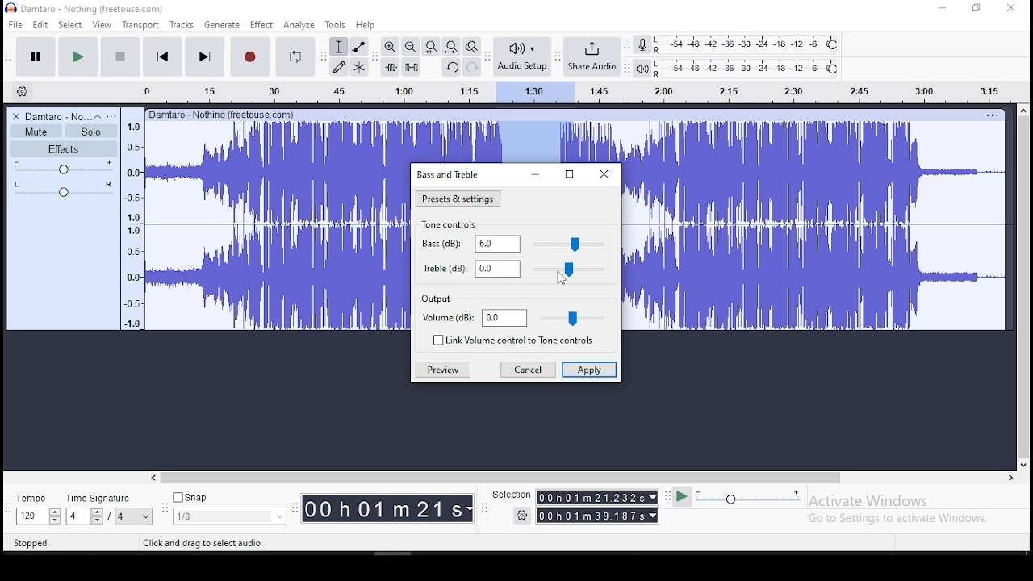 This screenshot has width=1033, height=581. What do you see at coordinates (261, 26) in the screenshot?
I see `effect` at bounding box center [261, 26].